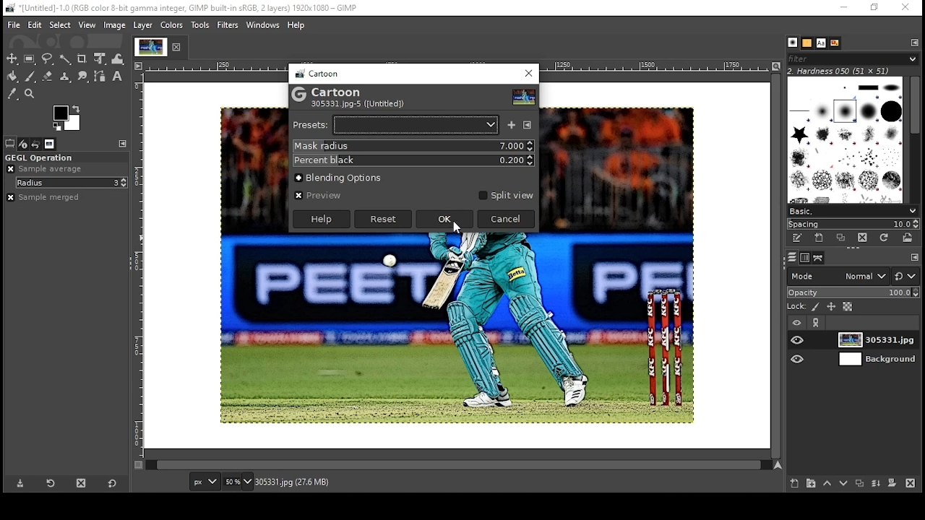 This screenshot has width=925, height=520. What do you see at coordinates (368, 104) in the screenshot?
I see `305331.jpg-5 ([untitled])` at bounding box center [368, 104].